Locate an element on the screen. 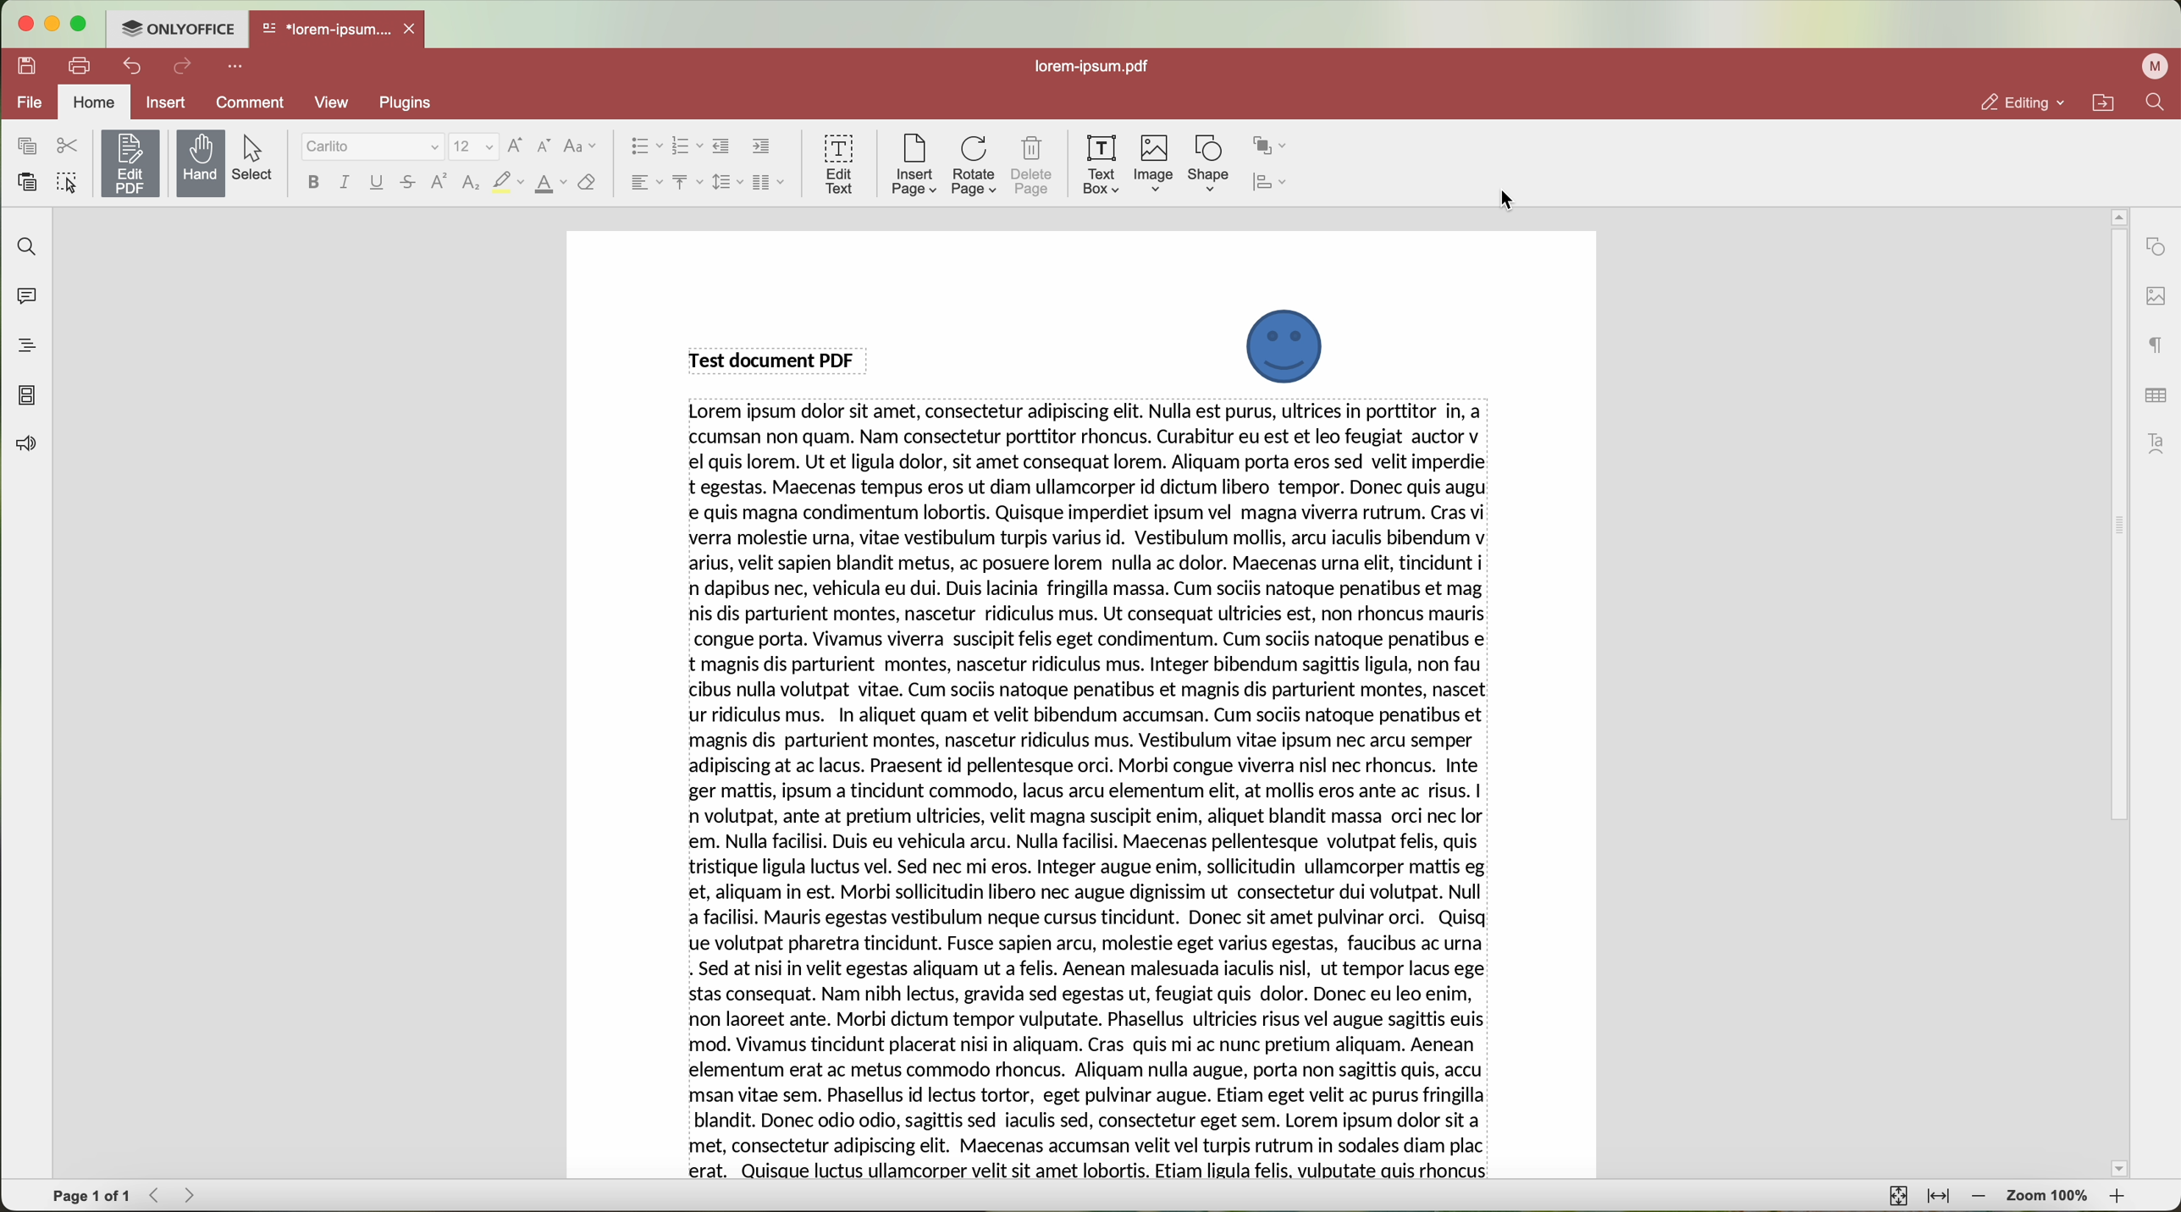 The image size is (2181, 1212). size font is located at coordinates (476, 146).